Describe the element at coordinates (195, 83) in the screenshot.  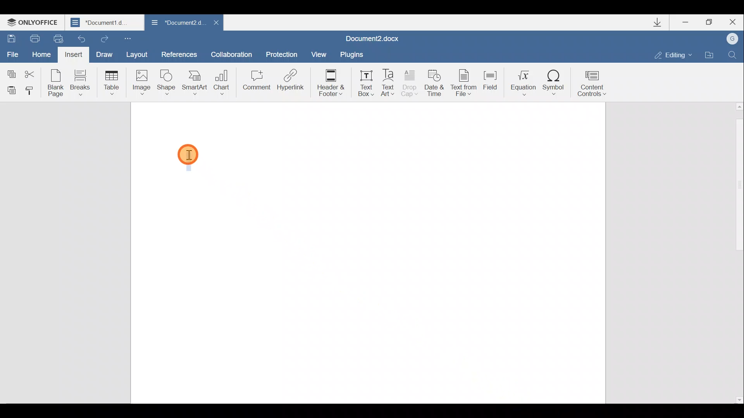
I see `SmartArt` at that location.